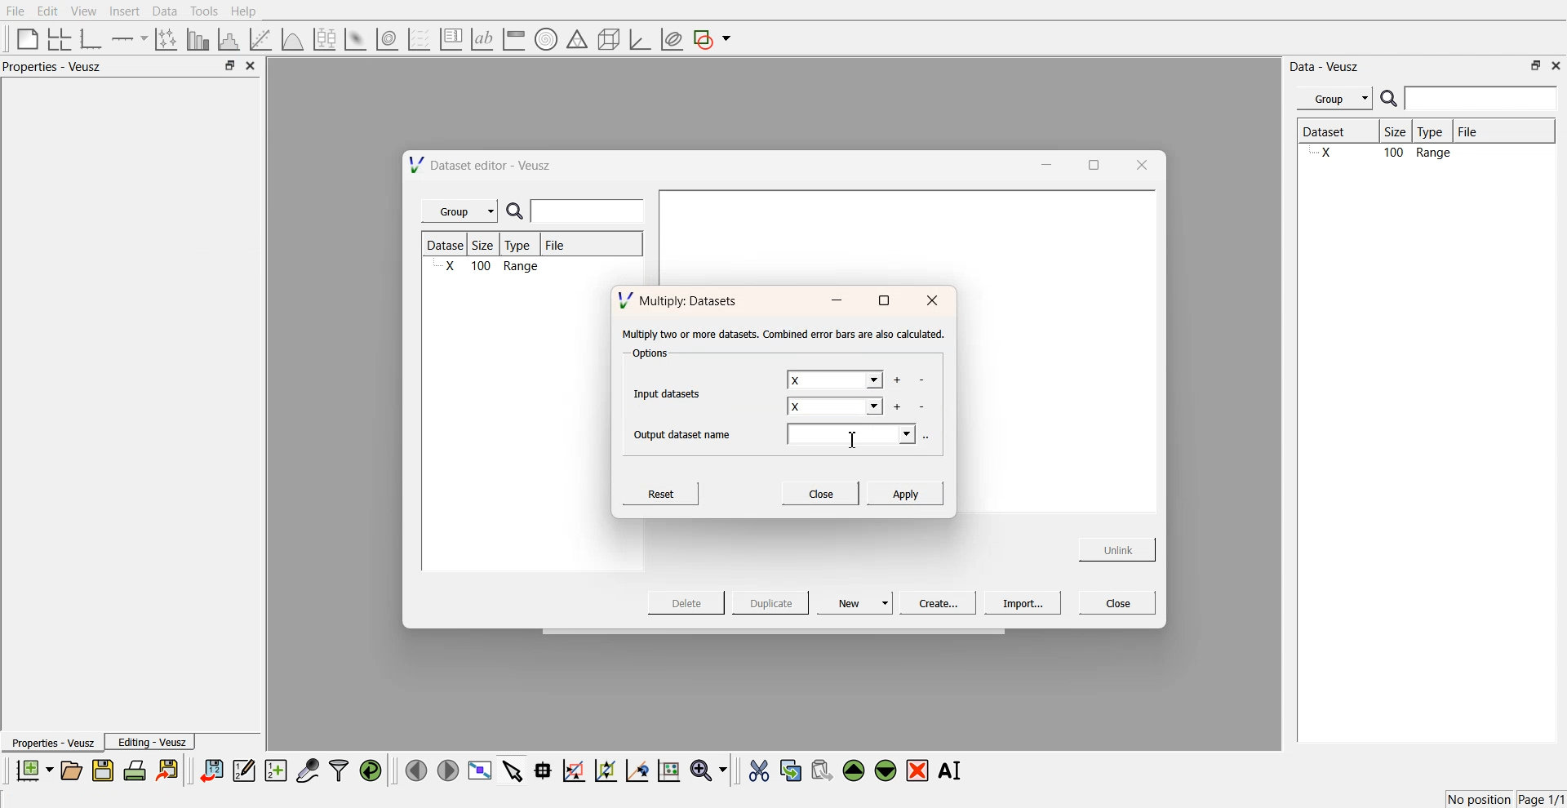 The width and height of the screenshot is (1567, 808). What do you see at coordinates (708, 771) in the screenshot?
I see `zoom funtions` at bounding box center [708, 771].